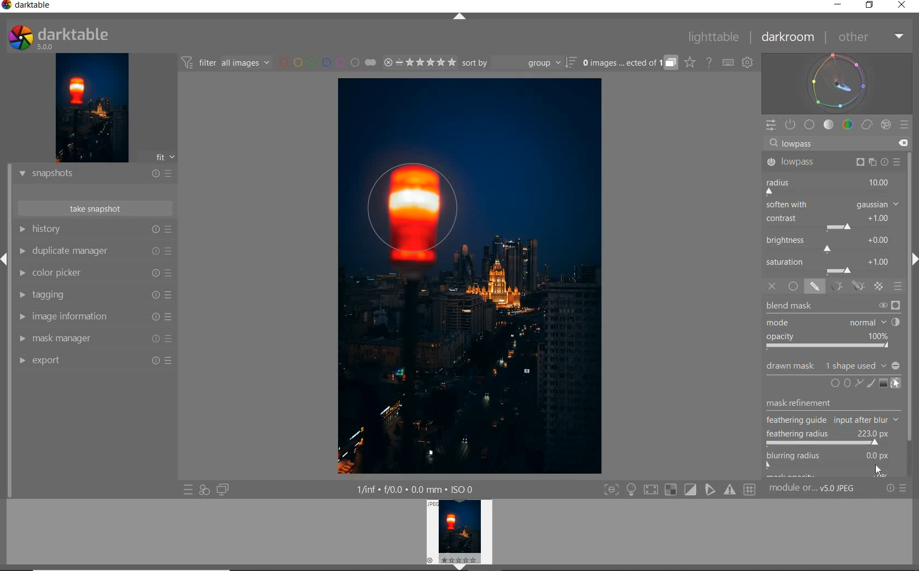 The image size is (919, 571). I want to click on EXPAND/COLLAPSE, so click(5, 257).